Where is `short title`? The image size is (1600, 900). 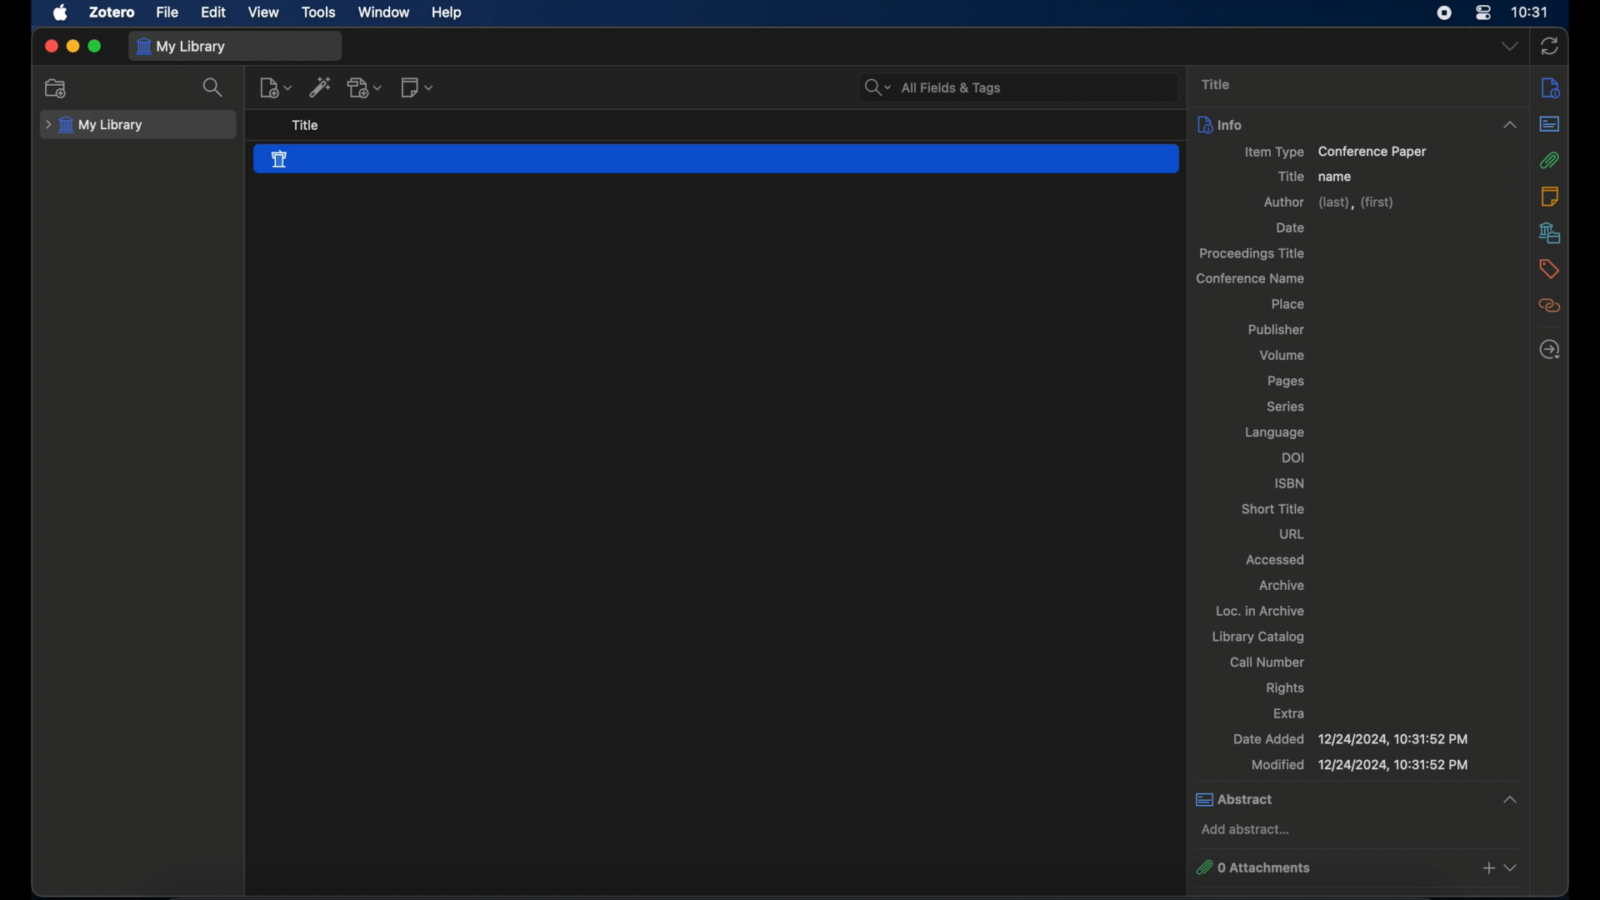 short title is located at coordinates (1270, 508).